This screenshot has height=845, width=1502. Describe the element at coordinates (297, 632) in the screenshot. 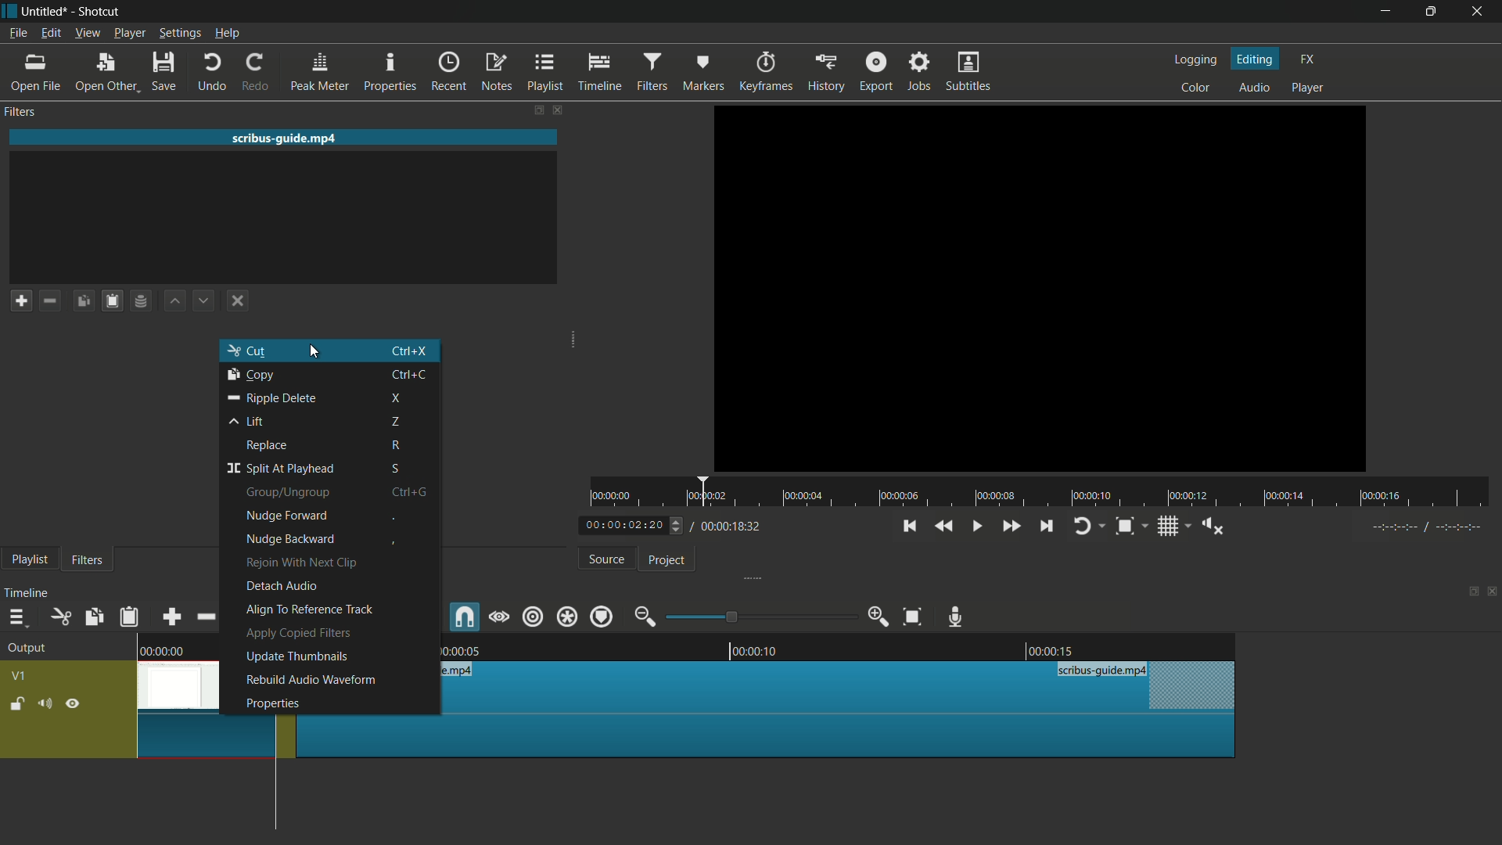

I see `apply copied filters` at that location.